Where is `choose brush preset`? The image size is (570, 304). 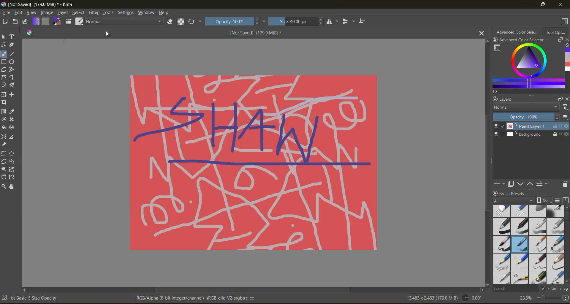
choose brush preset is located at coordinates (80, 21).